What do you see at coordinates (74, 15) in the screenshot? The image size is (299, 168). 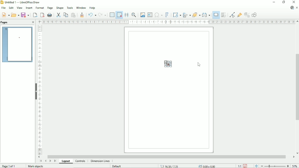 I see `Paste` at bounding box center [74, 15].